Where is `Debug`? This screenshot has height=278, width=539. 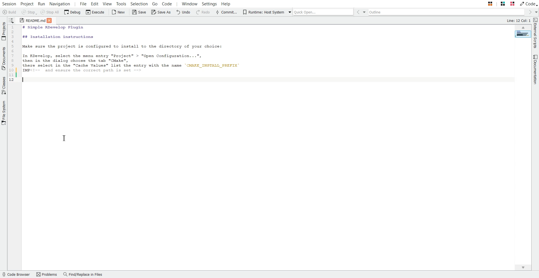
Debug is located at coordinates (72, 12).